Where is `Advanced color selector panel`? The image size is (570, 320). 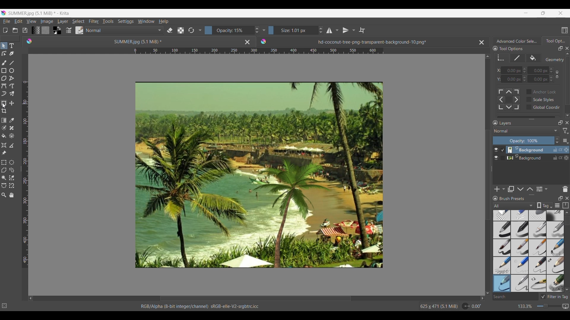 Advanced color selector panel is located at coordinates (517, 41).